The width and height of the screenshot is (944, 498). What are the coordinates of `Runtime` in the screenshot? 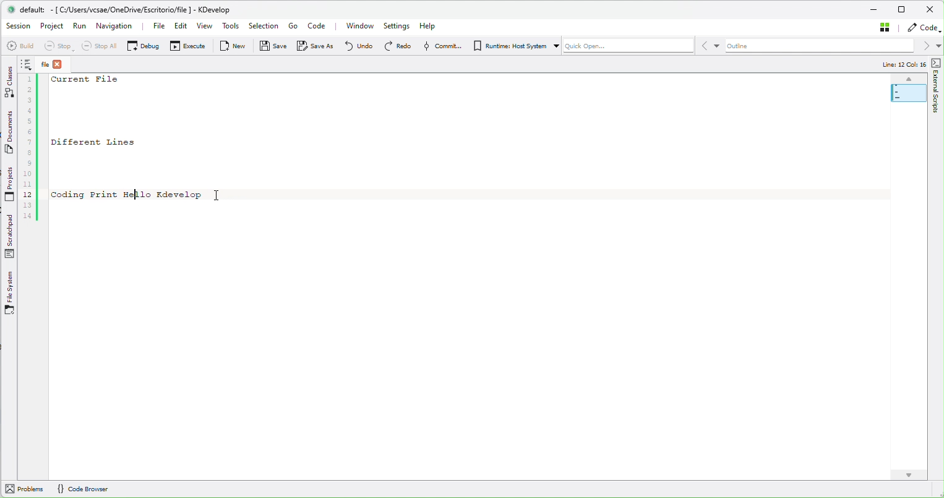 It's located at (513, 46).